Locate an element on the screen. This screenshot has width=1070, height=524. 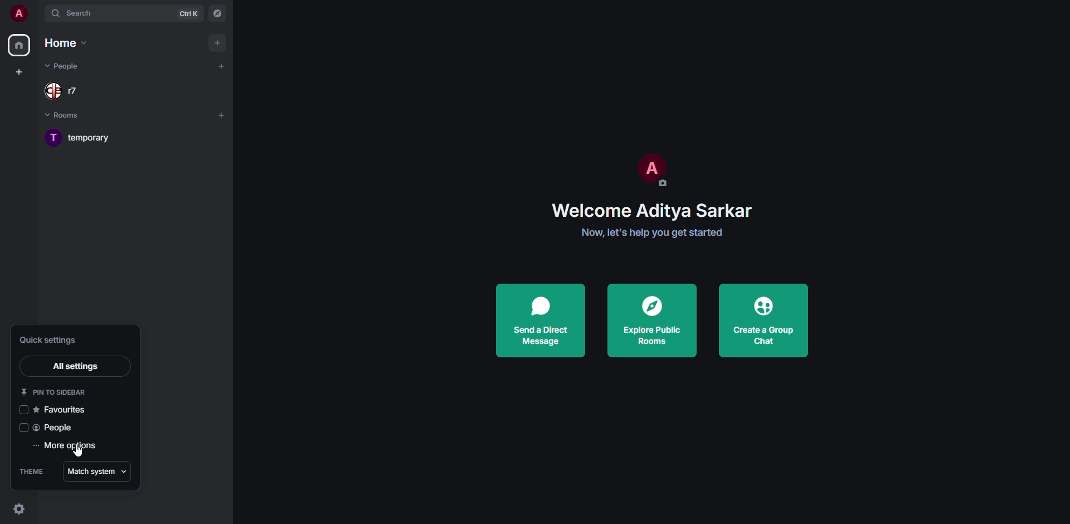
welcome is located at coordinates (654, 209).